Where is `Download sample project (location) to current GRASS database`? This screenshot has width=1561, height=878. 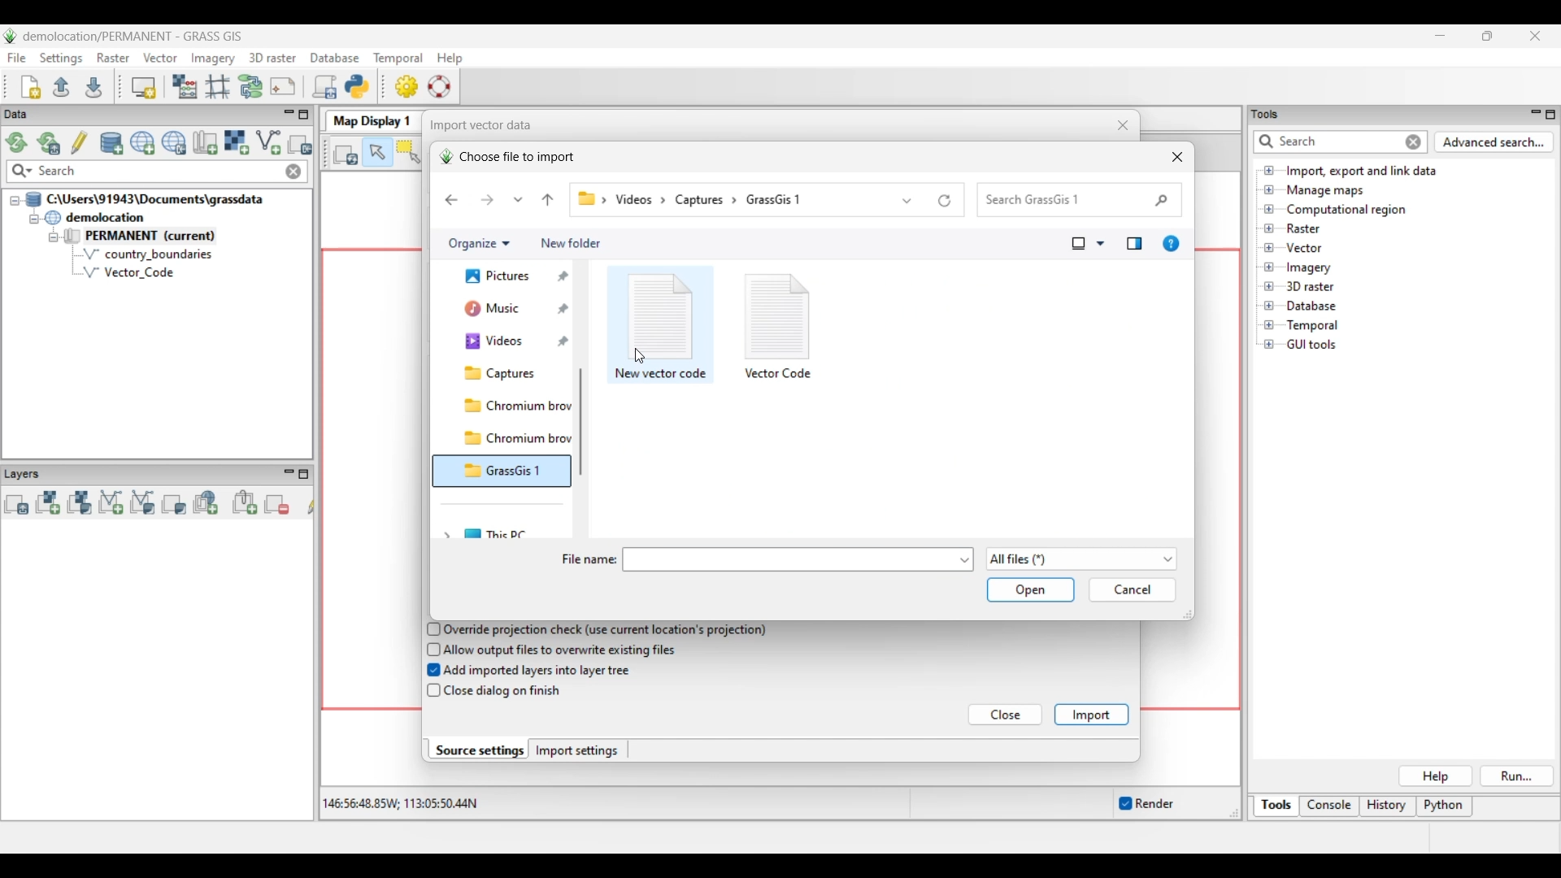
Download sample project (location) to current GRASS database is located at coordinates (174, 143).